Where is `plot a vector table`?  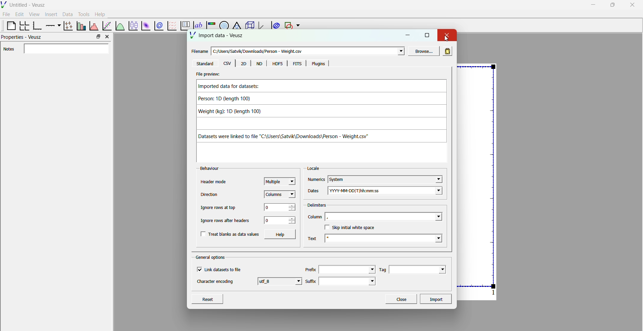 plot a vector table is located at coordinates (171, 25).